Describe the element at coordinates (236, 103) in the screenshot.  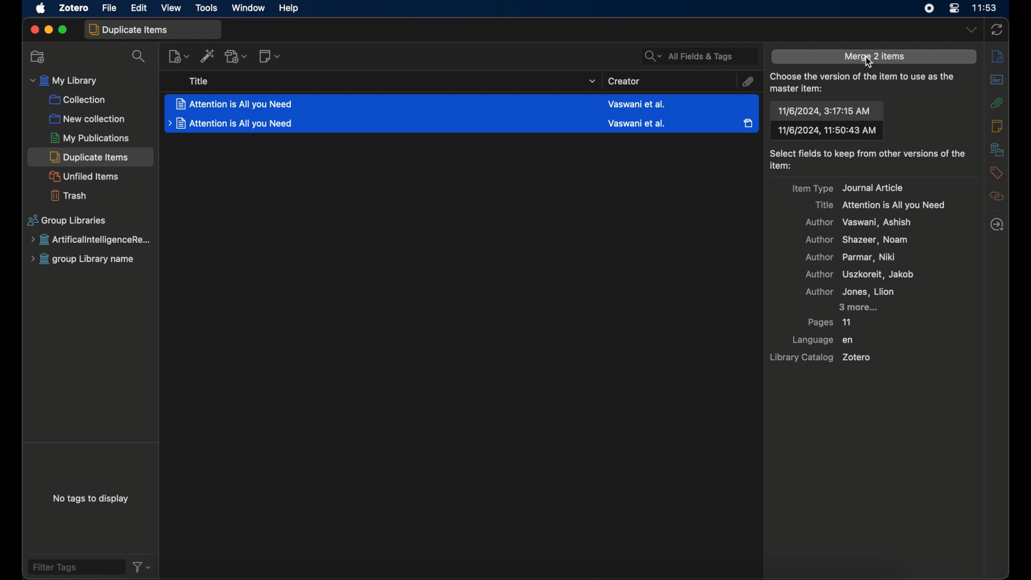
I see `File` at that location.